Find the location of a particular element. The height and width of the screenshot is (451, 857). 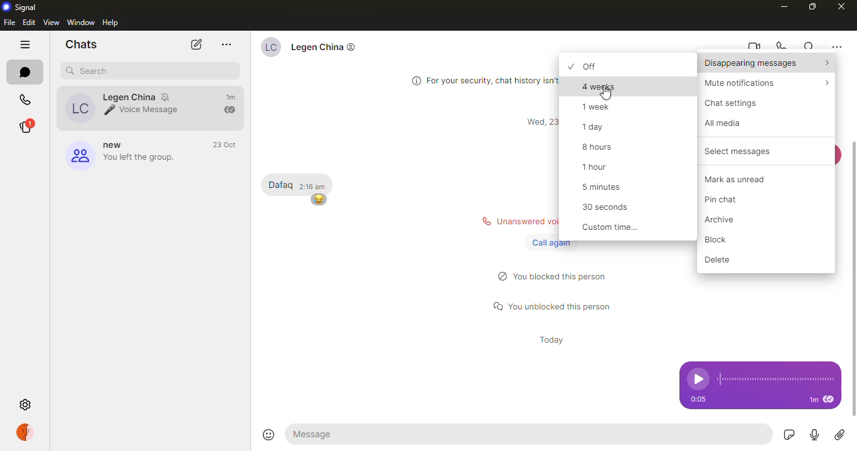

30 sec is located at coordinates (609, 209).